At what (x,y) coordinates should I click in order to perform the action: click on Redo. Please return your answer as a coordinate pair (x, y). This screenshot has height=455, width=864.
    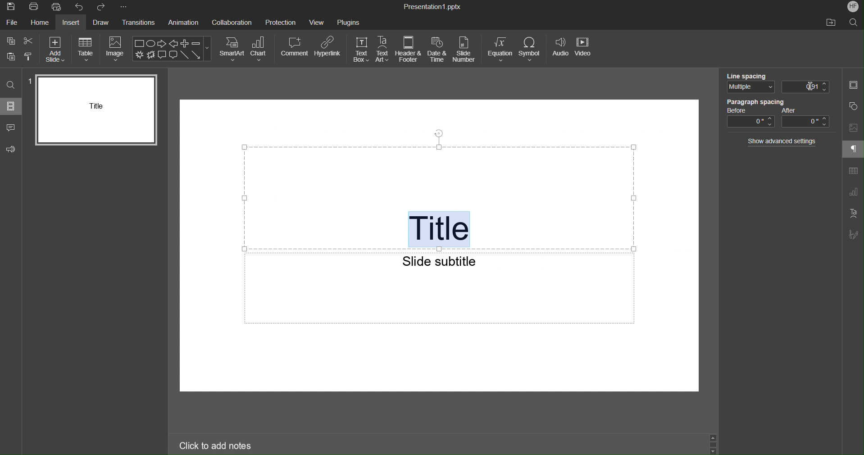
    Looking at the image, I should click on (103, 8).